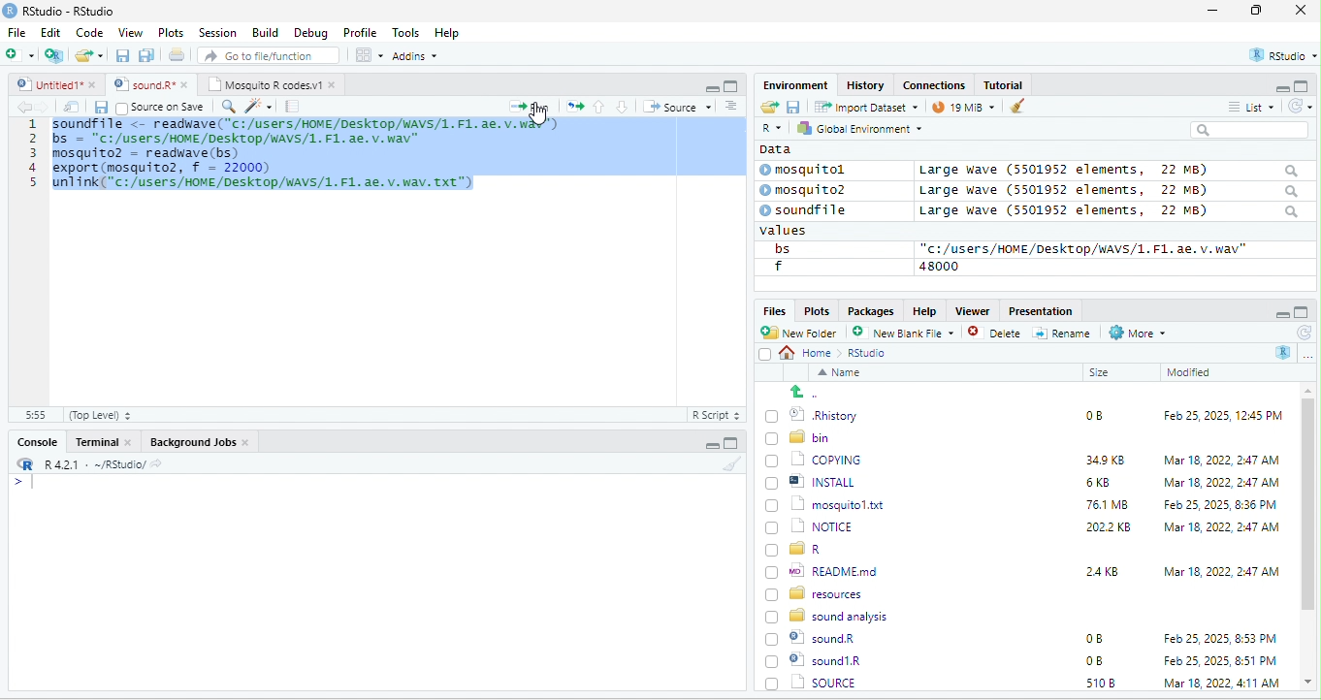 Image resolution: width=1321 pixels, height=700 pixels. Describe the element at coordinates (817, 310) in the screenshot. I see `Plots` at that location.